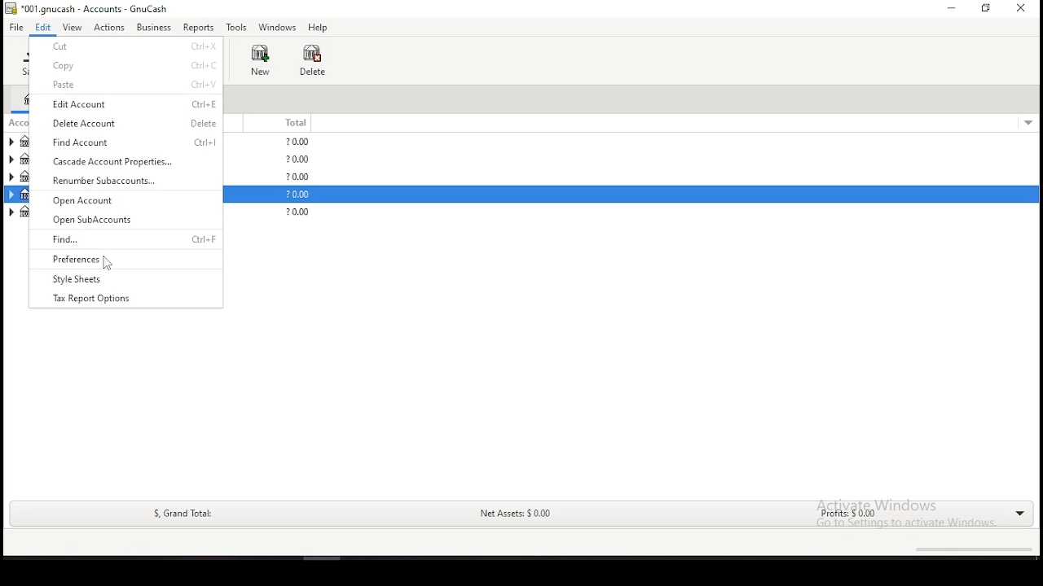 The image size is (1043, 586). What do you see at coordinates (299, 142) in the screenshot?
I see `? 0.00` at bounding box center [299, 142].